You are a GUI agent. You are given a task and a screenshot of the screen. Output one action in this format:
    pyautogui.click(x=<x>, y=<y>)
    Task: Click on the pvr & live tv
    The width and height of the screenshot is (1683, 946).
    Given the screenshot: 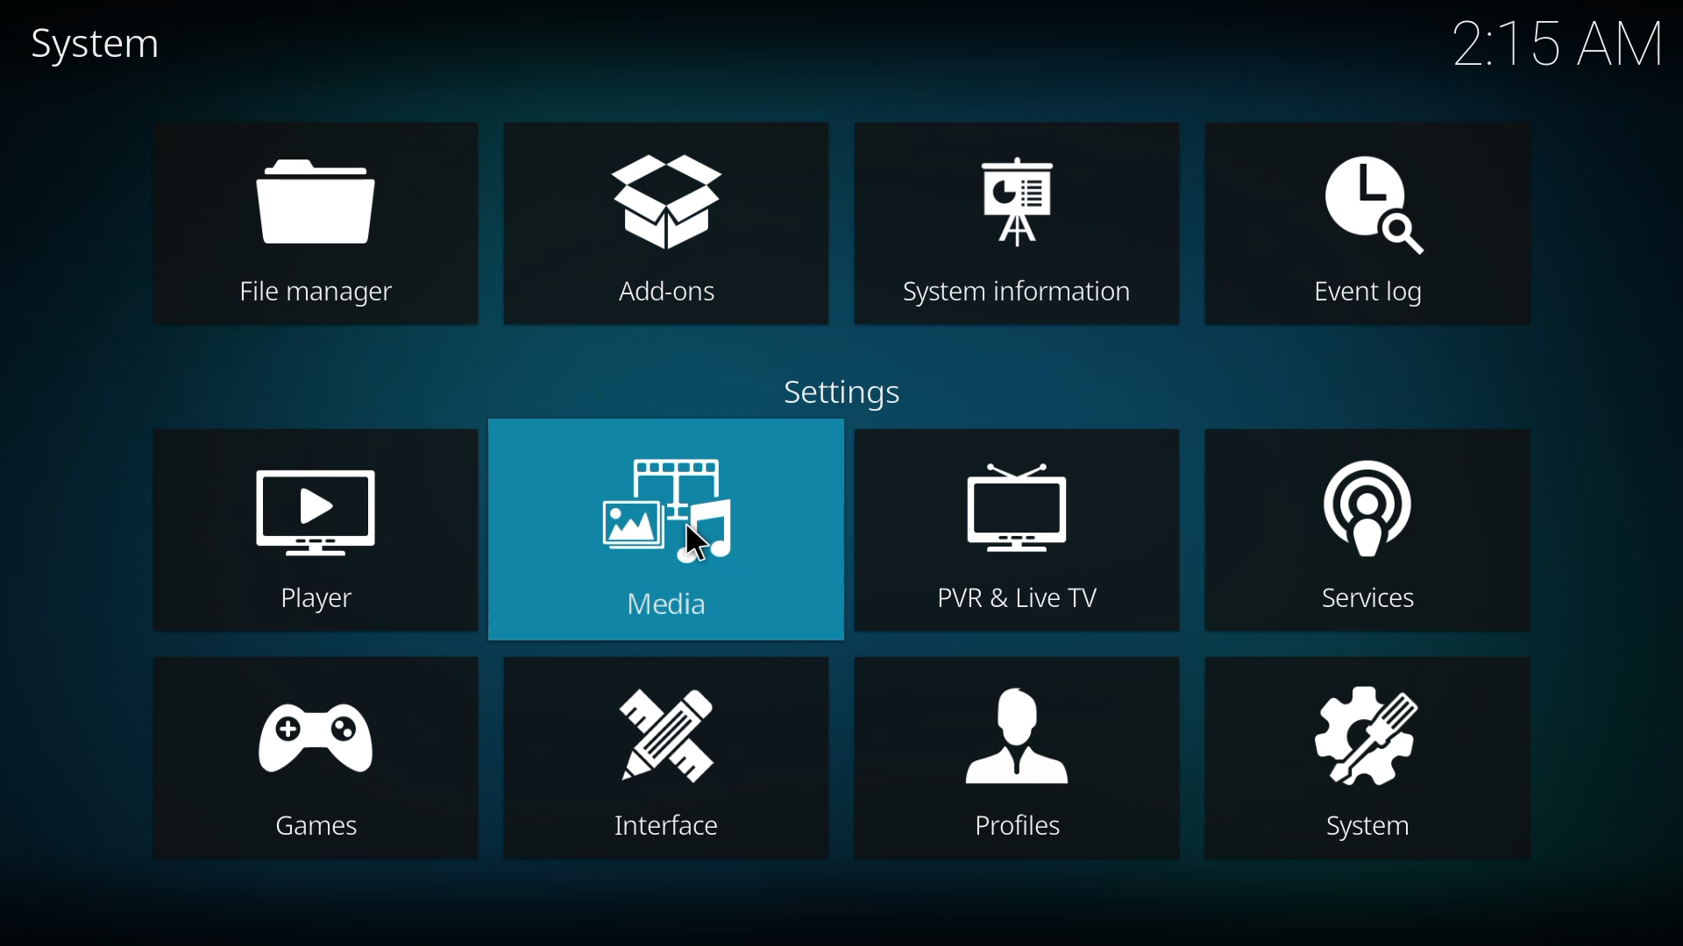 What is the action you would take?
    pyautogui.click(x=1005, y=533)
    